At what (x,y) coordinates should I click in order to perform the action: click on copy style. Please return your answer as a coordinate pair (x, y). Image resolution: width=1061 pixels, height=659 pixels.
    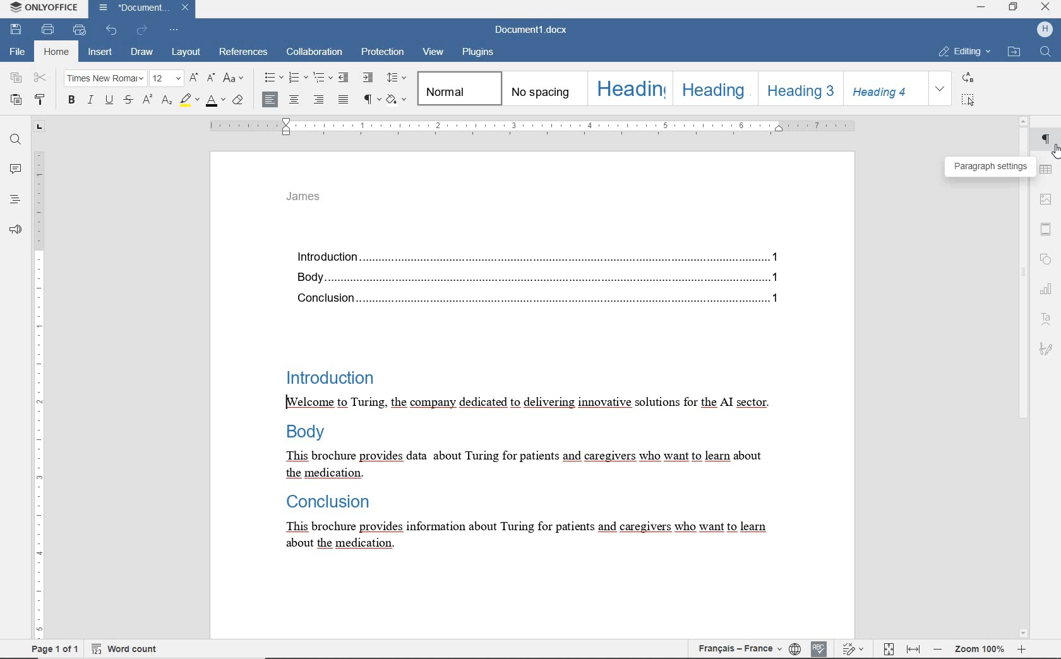
    Looking at the image, I should click on (40, 100).